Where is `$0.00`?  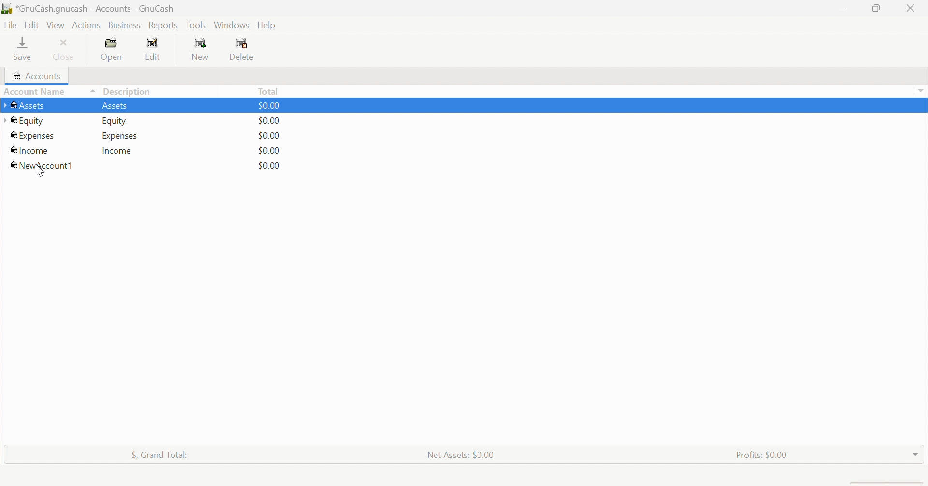 $0.00 is located at coordinates (271, 120).